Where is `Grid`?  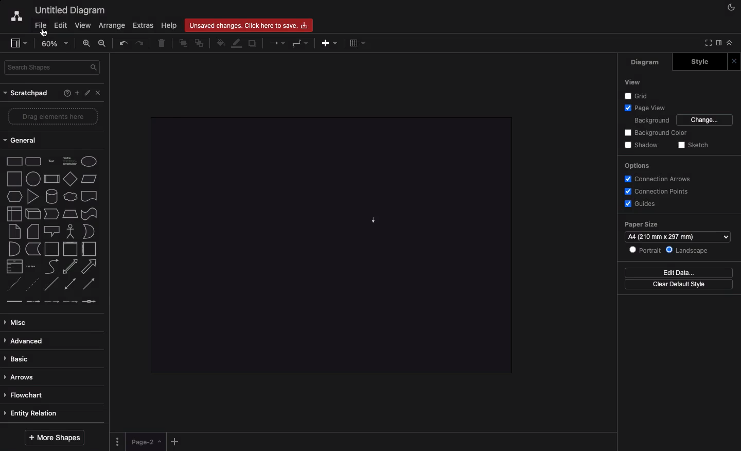 Grid is located at coordinates (638, 95).